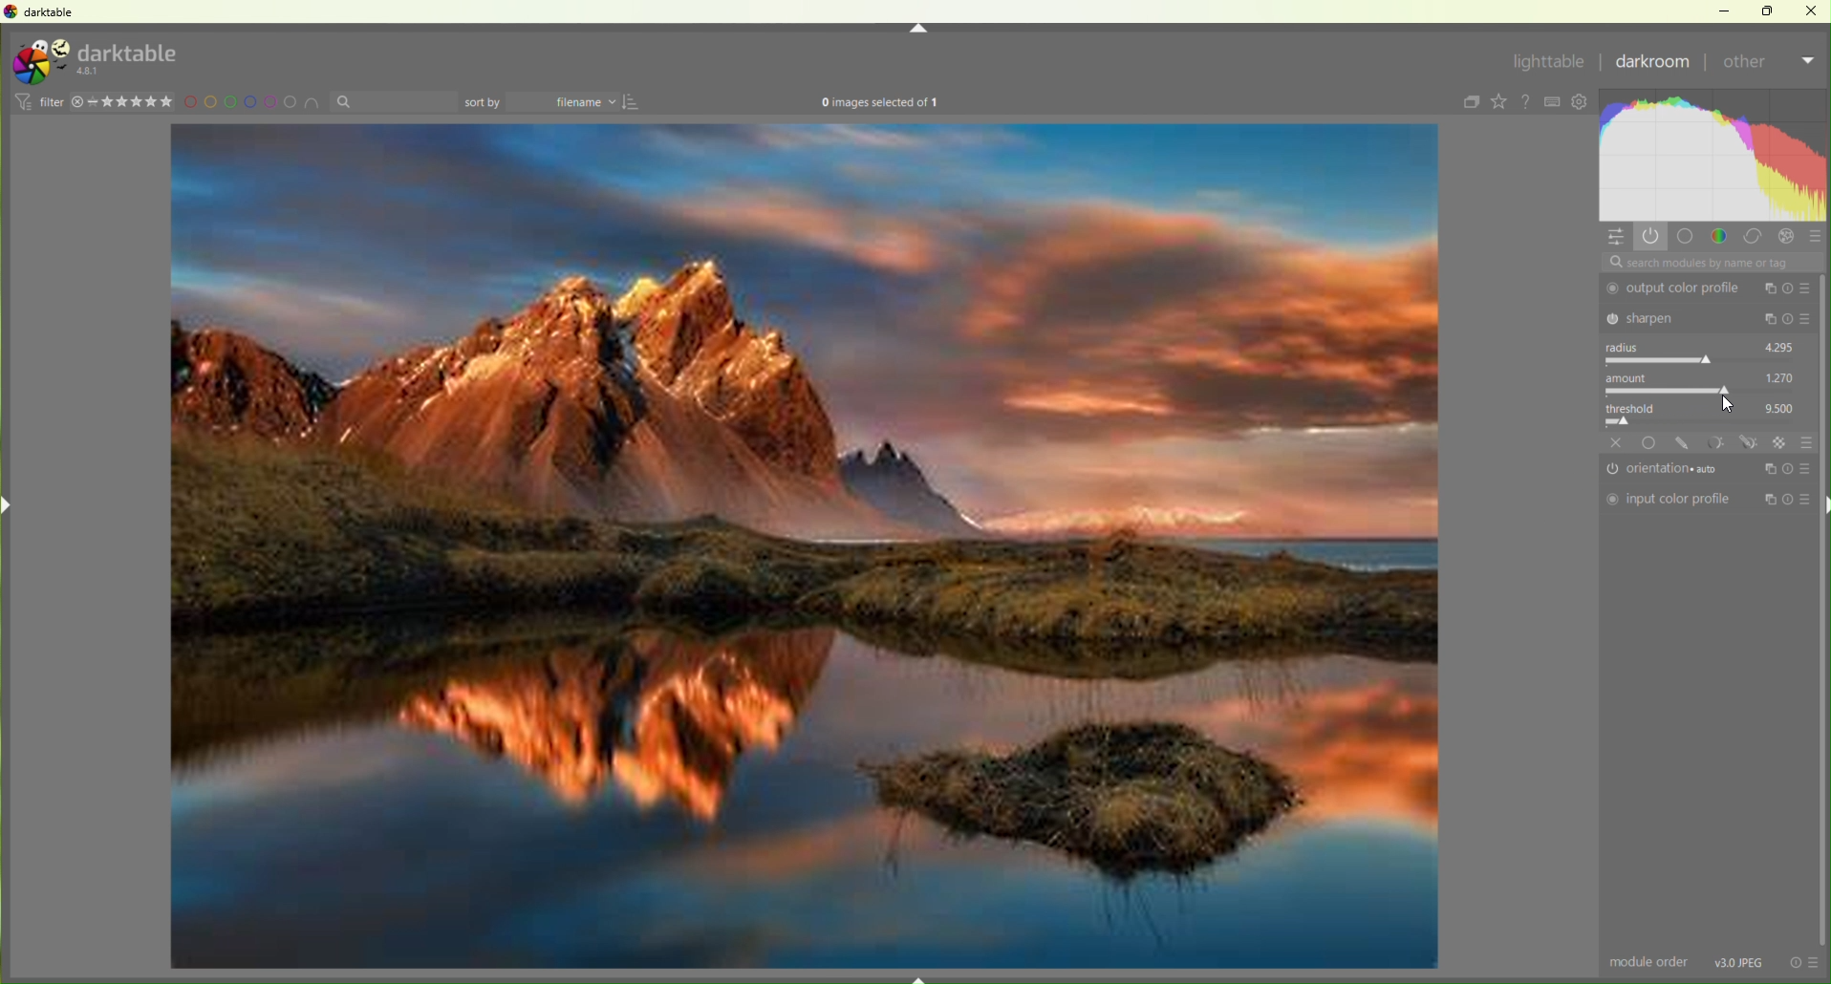  I want to click on Output color profile, so click(1677, 289).